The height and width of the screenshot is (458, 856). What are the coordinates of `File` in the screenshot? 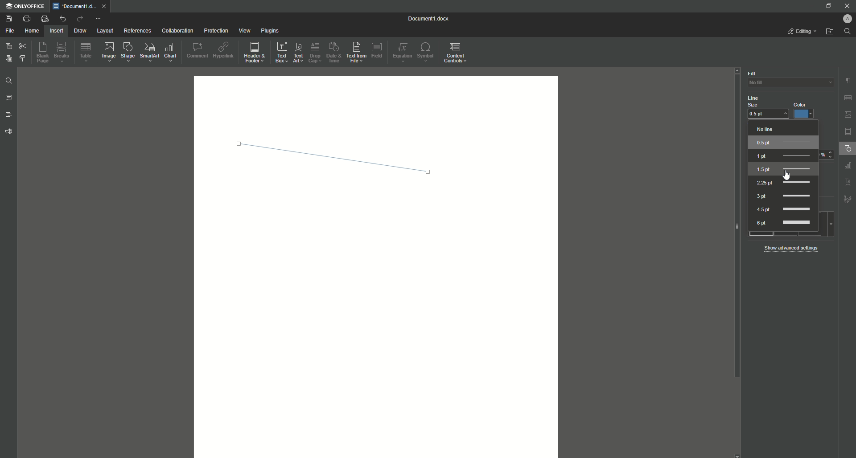 It's located at (10, 31).